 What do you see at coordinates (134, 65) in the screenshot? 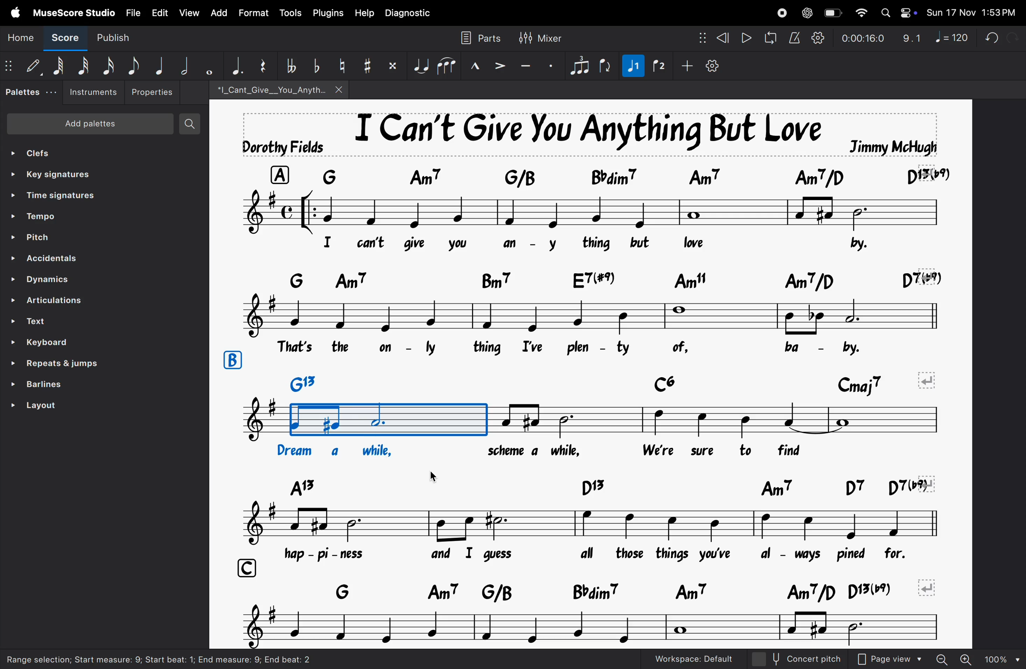
I see `eight note` at bounding box center [134, 65].